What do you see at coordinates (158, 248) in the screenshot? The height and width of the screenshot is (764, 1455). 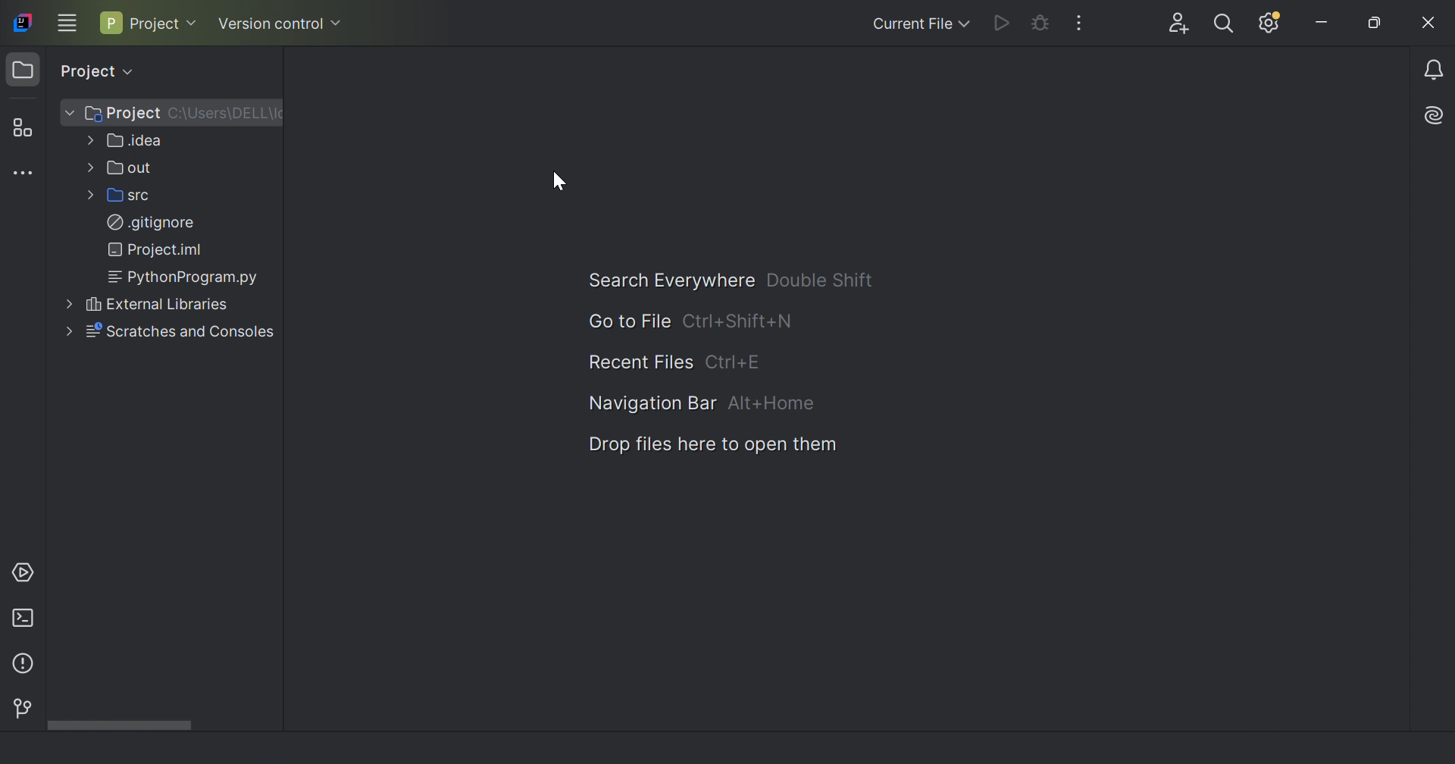 I see `Project.iml` at bounding box center [158, 248].